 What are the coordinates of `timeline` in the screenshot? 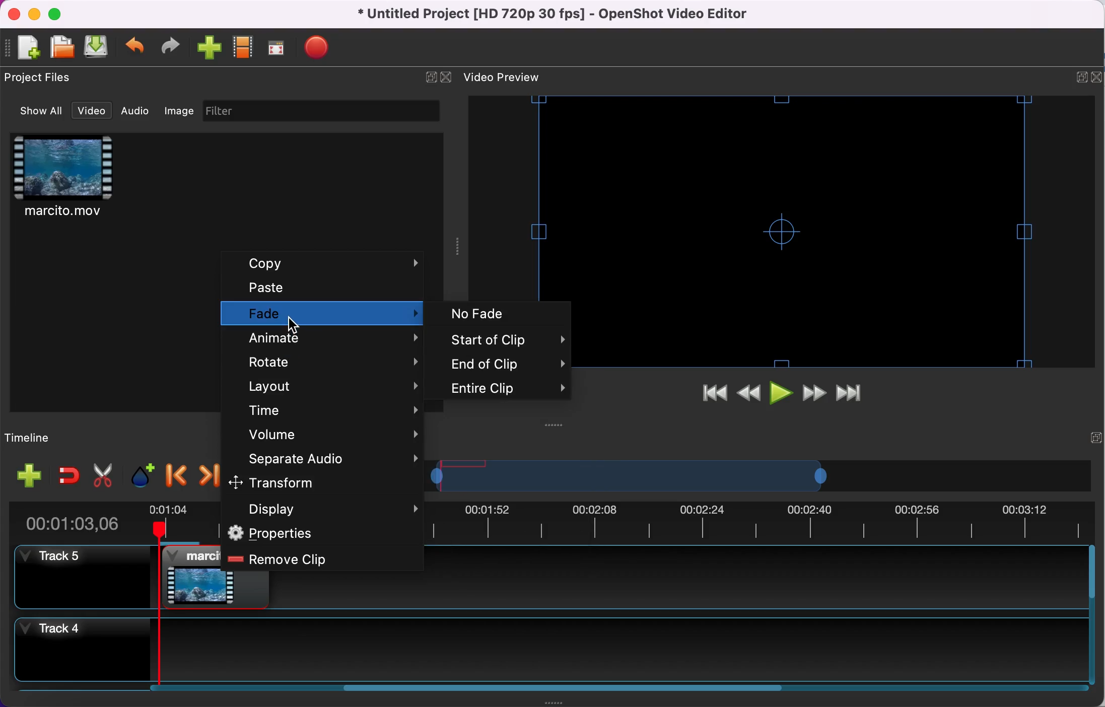 It's located at (42, 439).